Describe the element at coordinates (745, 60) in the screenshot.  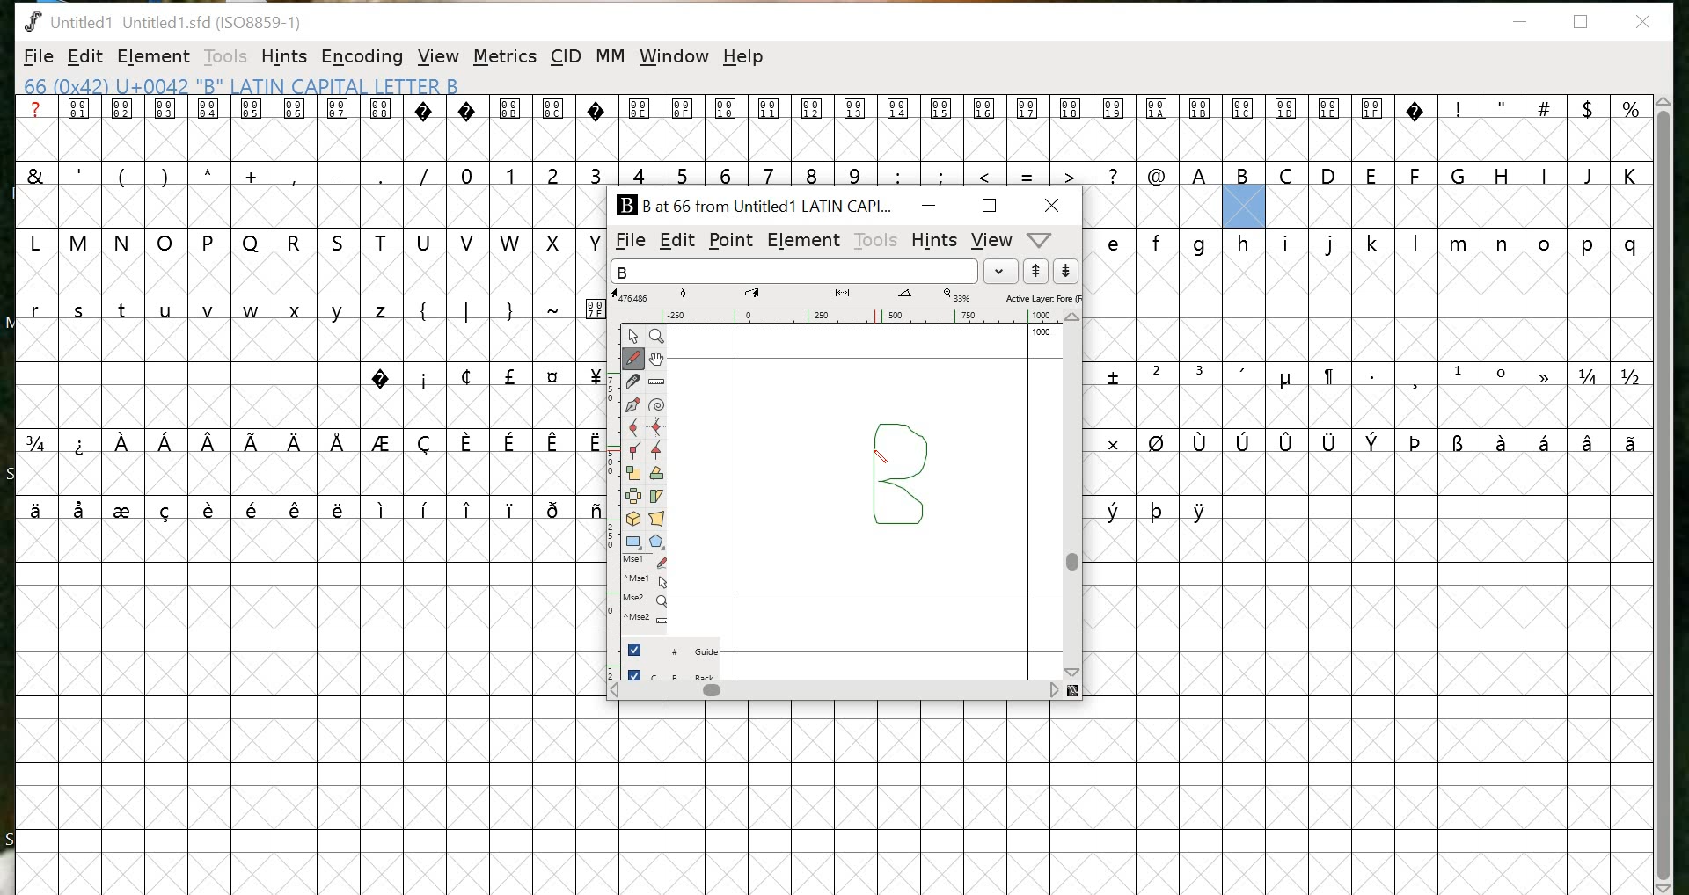
I see `help` at that location.